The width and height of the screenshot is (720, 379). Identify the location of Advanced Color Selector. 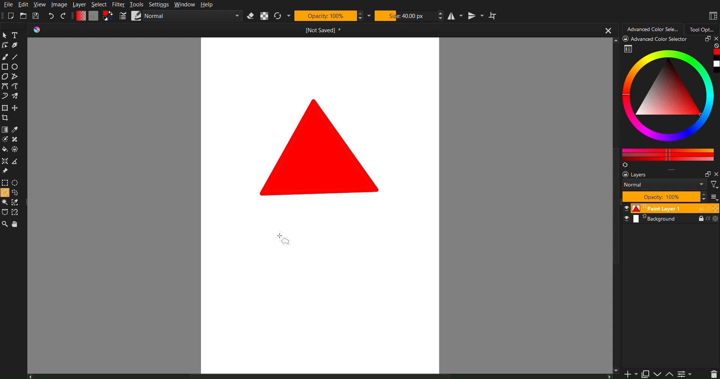
(669, 101).